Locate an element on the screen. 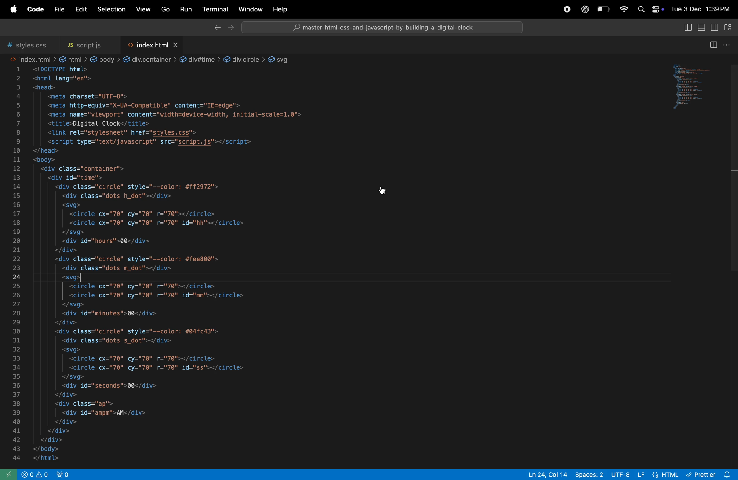  preview window is located at coordinates (697, 90).